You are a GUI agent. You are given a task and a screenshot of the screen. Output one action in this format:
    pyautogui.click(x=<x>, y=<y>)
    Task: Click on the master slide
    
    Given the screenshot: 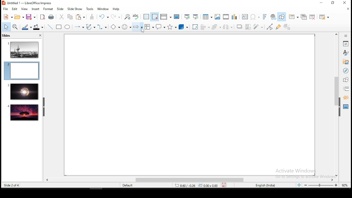 What is the action you would take?
    pyautogui.click(x=177, y=16)
    